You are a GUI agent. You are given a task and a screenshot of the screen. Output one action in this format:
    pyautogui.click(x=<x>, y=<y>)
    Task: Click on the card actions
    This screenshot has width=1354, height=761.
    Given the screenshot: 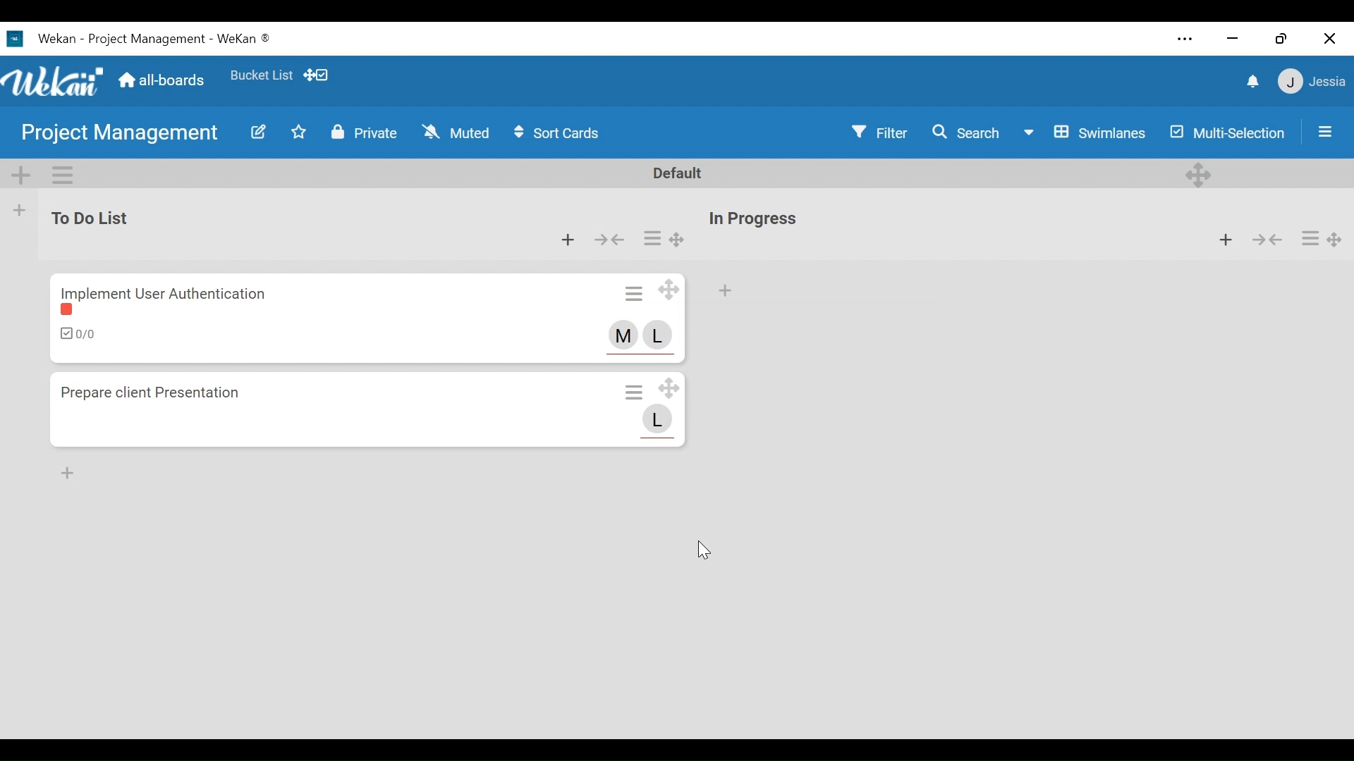 What is the action you would take?
    pyautogui.click(x=636, y=292)
    